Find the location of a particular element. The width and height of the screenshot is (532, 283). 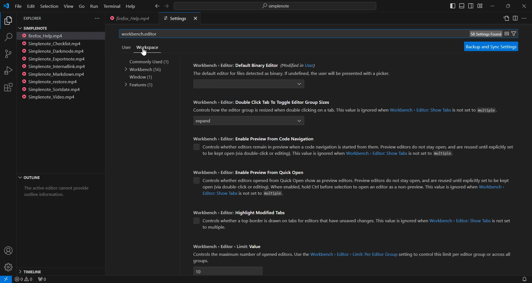

Workbench is located at coordinates (145, 70).